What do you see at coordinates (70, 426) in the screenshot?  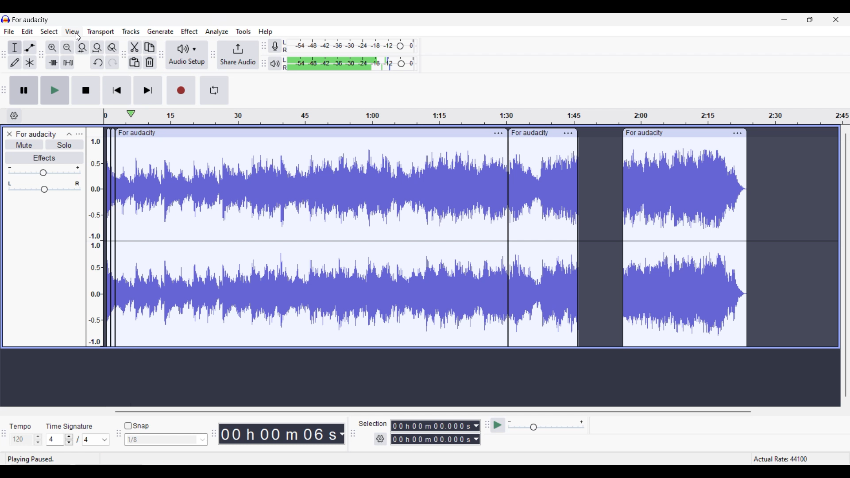 I see `time signature` at bounding box center [70, 426].